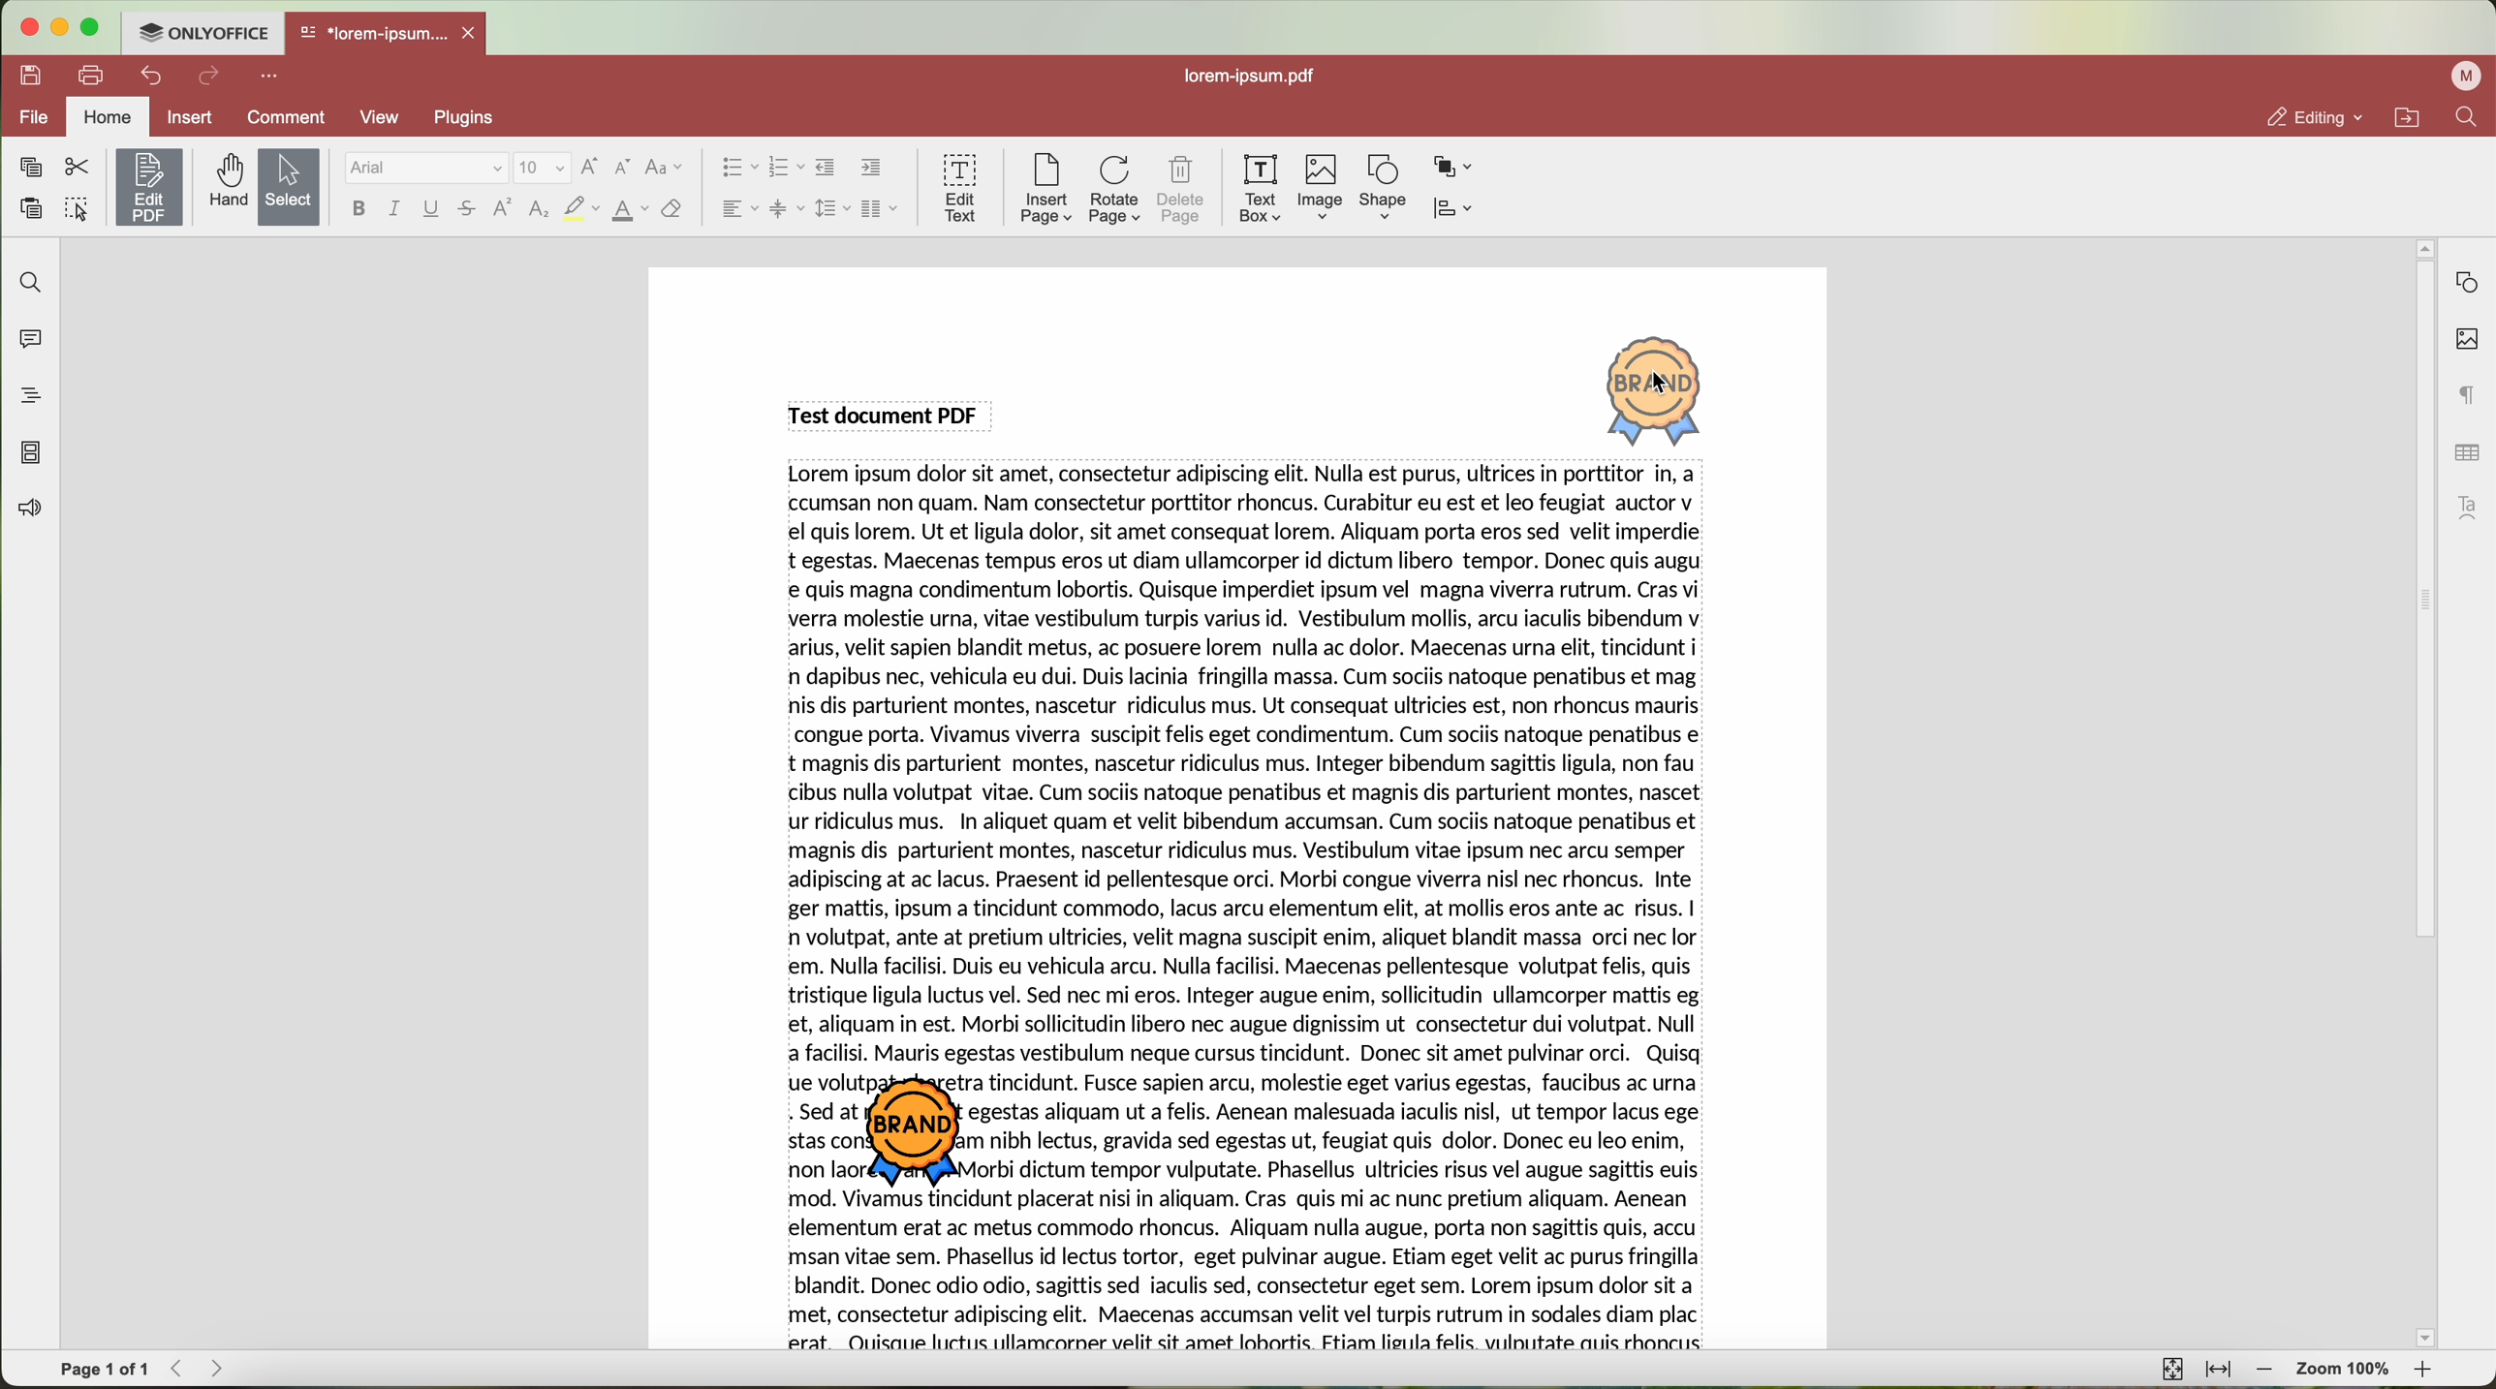  Describe the element at coordinates (154, 76) in the screenshot. I see `undo` at that location.